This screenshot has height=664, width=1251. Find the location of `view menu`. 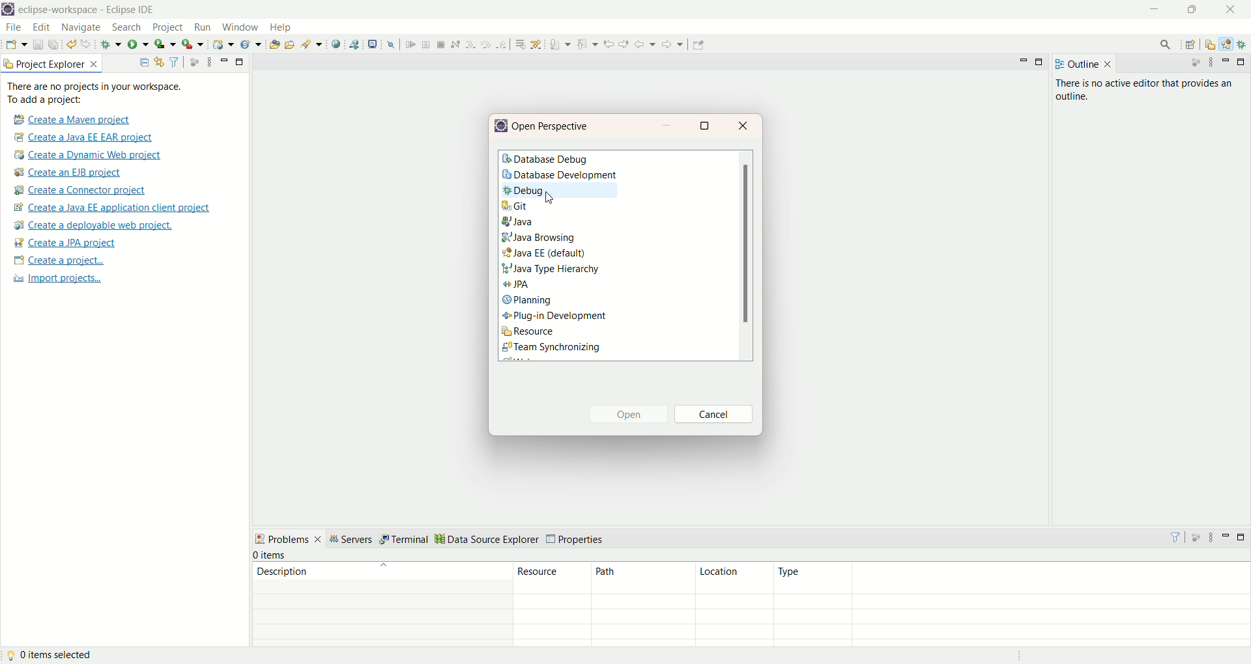

view menu is located at coordinates (1211, 537).